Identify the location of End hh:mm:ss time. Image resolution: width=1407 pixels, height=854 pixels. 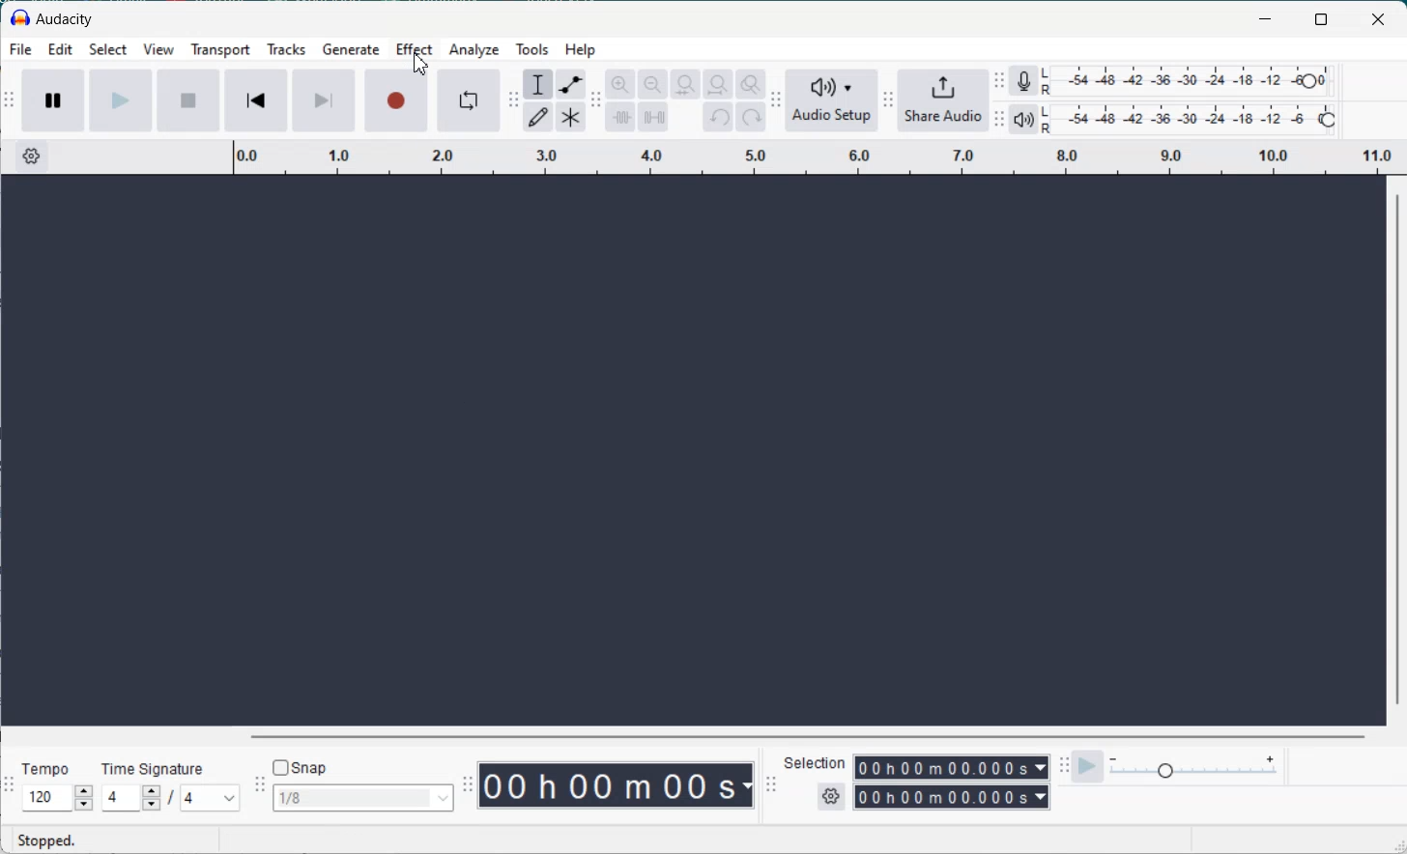
(952, 799).